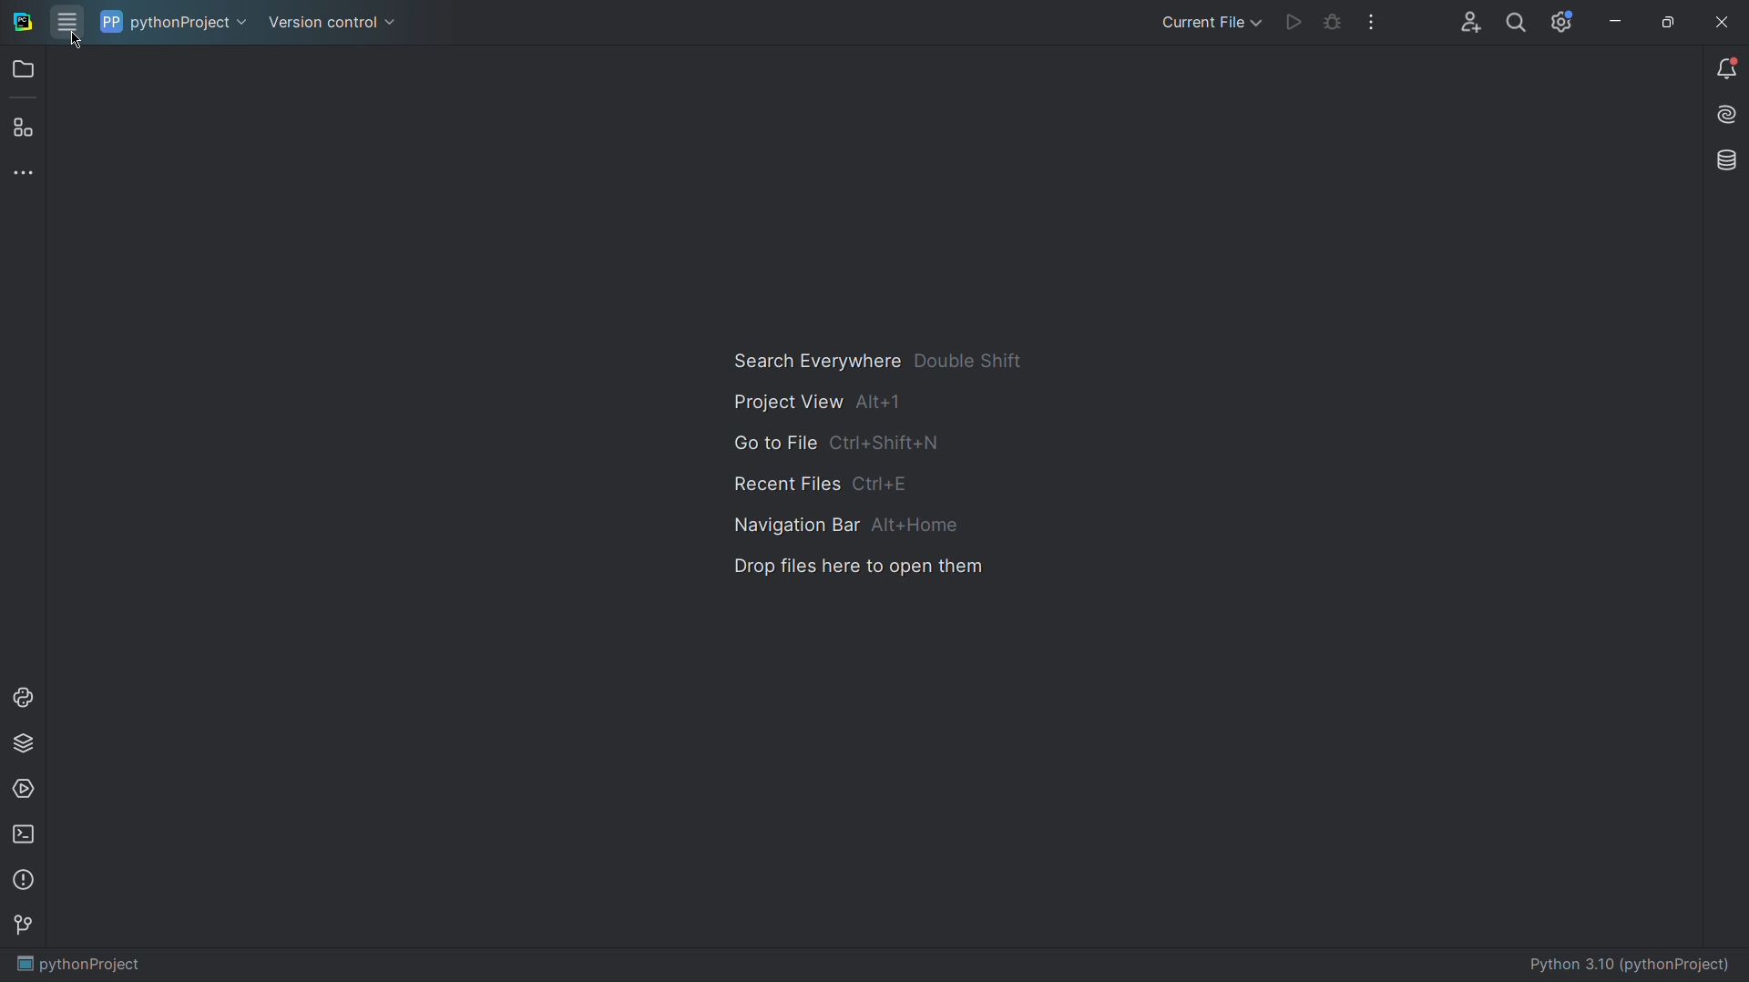  What do you see at coordinates (828, 407) in the screenshot?
I see `Project View` at bounding box center [828, 407].